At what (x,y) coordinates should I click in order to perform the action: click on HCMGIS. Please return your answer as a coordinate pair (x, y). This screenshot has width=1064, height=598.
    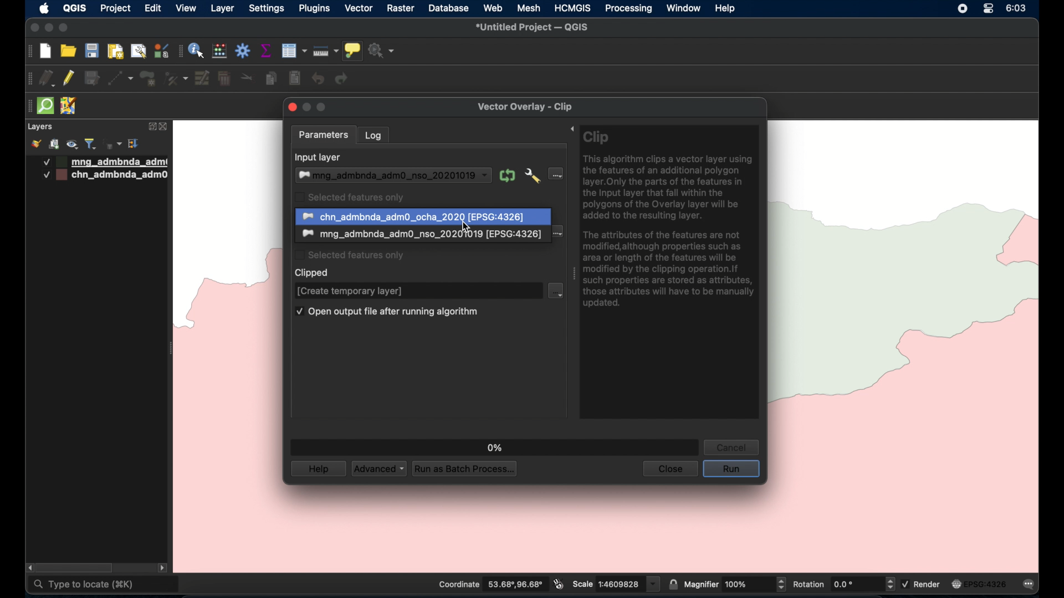
    Looking at the image, I should click on (571, 8).